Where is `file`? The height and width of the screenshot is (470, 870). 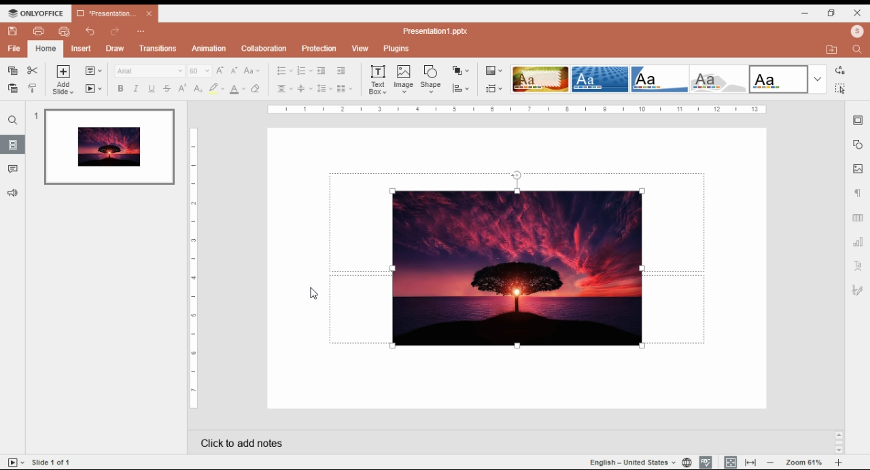
file is located at coordinates (15, 49).